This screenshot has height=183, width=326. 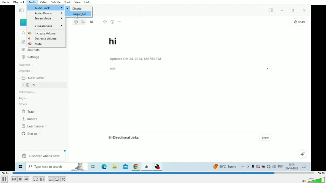 I want to click on View, so click(x=78, y=2).